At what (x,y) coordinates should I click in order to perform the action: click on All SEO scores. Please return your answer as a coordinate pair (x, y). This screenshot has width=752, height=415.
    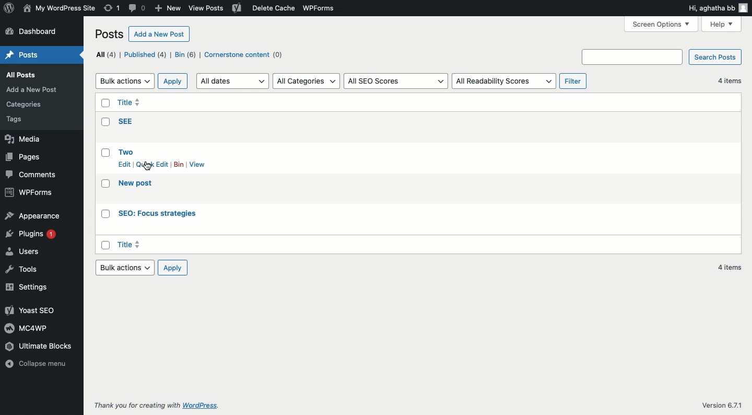
    Looking at the image, I should click on (396, 81).